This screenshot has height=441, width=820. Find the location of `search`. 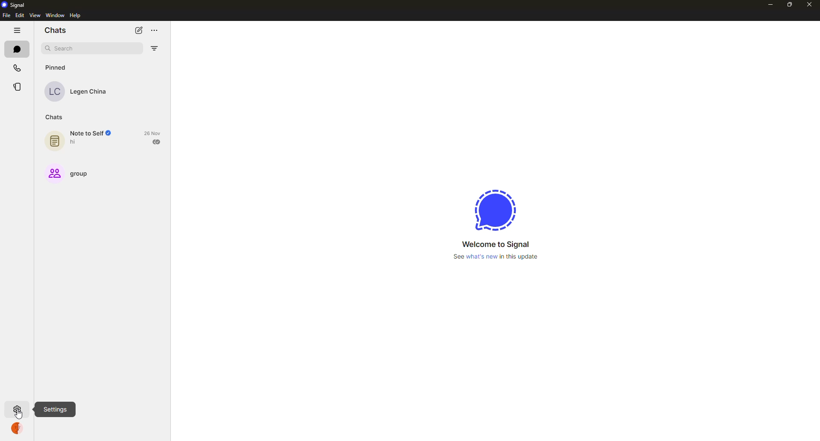

search is located at coordinates (60, 47).